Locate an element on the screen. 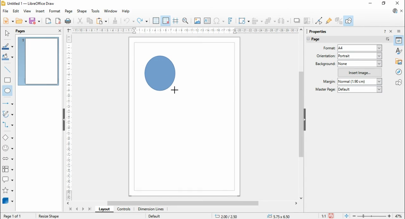 The image size is (405, 219). tools is located at coordinates (96, 11).